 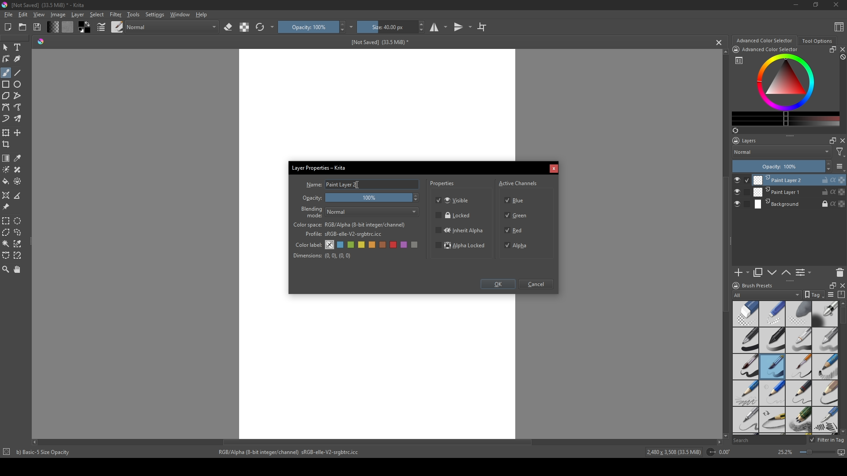 I want to click on Paint Layer 2, so click(x=372, y=185).